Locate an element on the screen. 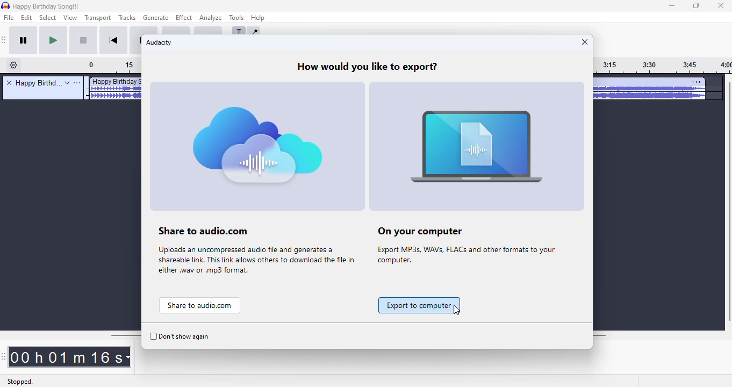 Image resolution: width=732 pixels, height=387 pixels. audio track is located at coordinates (113, 88).